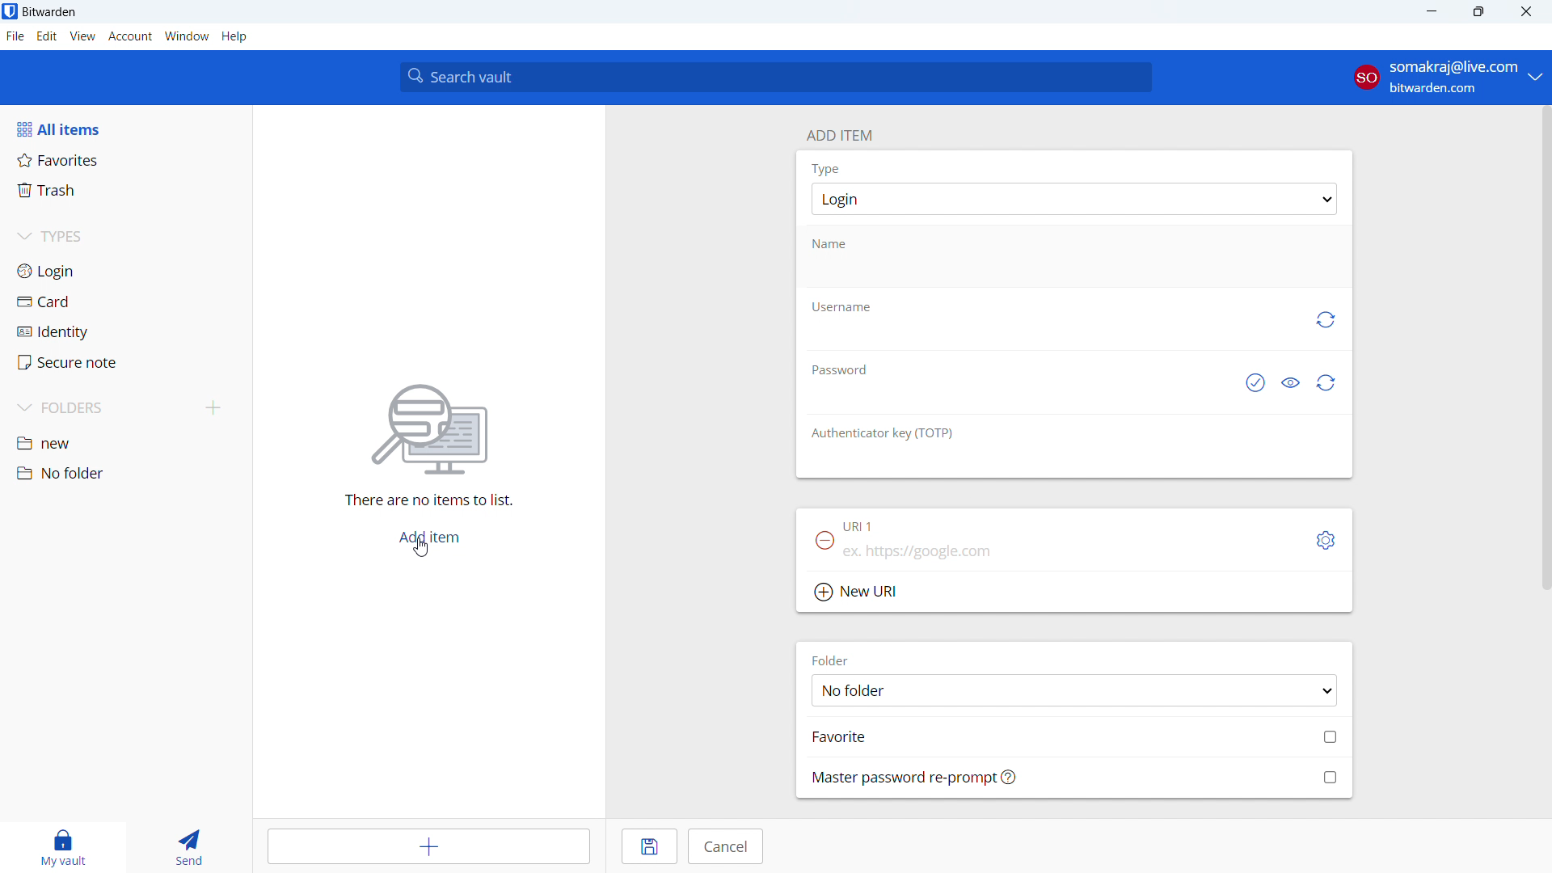  Describe the element at coordinates (1327, 383) in the screenshot. I see `generate password` at that location.